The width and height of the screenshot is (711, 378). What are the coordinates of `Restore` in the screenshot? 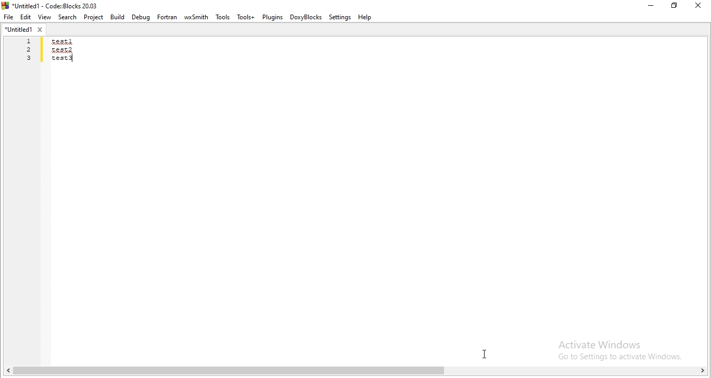 It's located at (675, 5).